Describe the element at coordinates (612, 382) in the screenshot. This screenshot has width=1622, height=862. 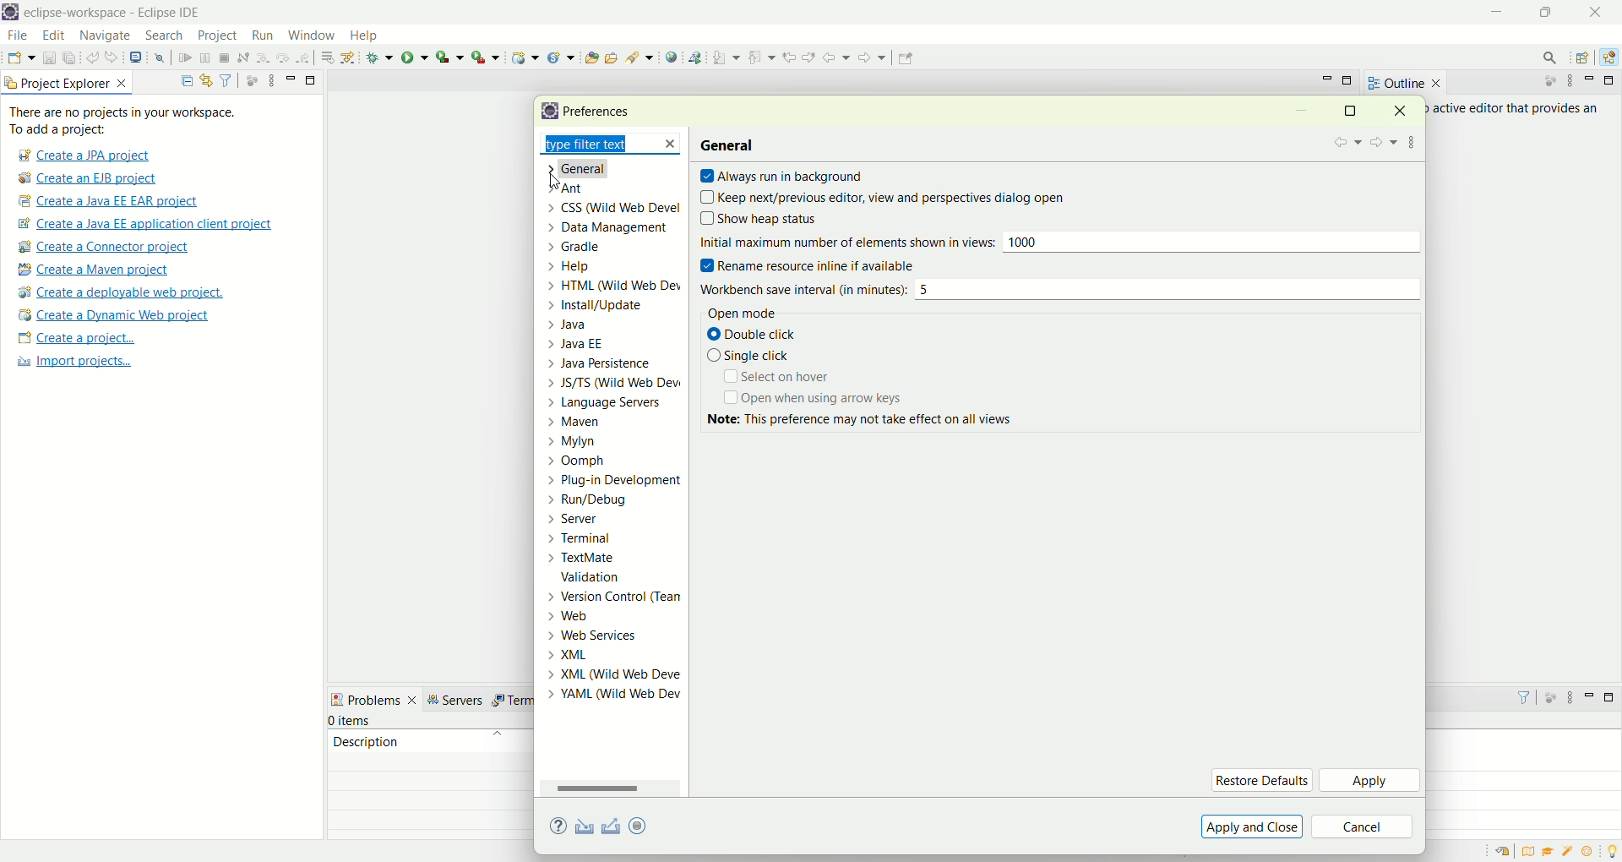
I see `JS/TS` at that location.